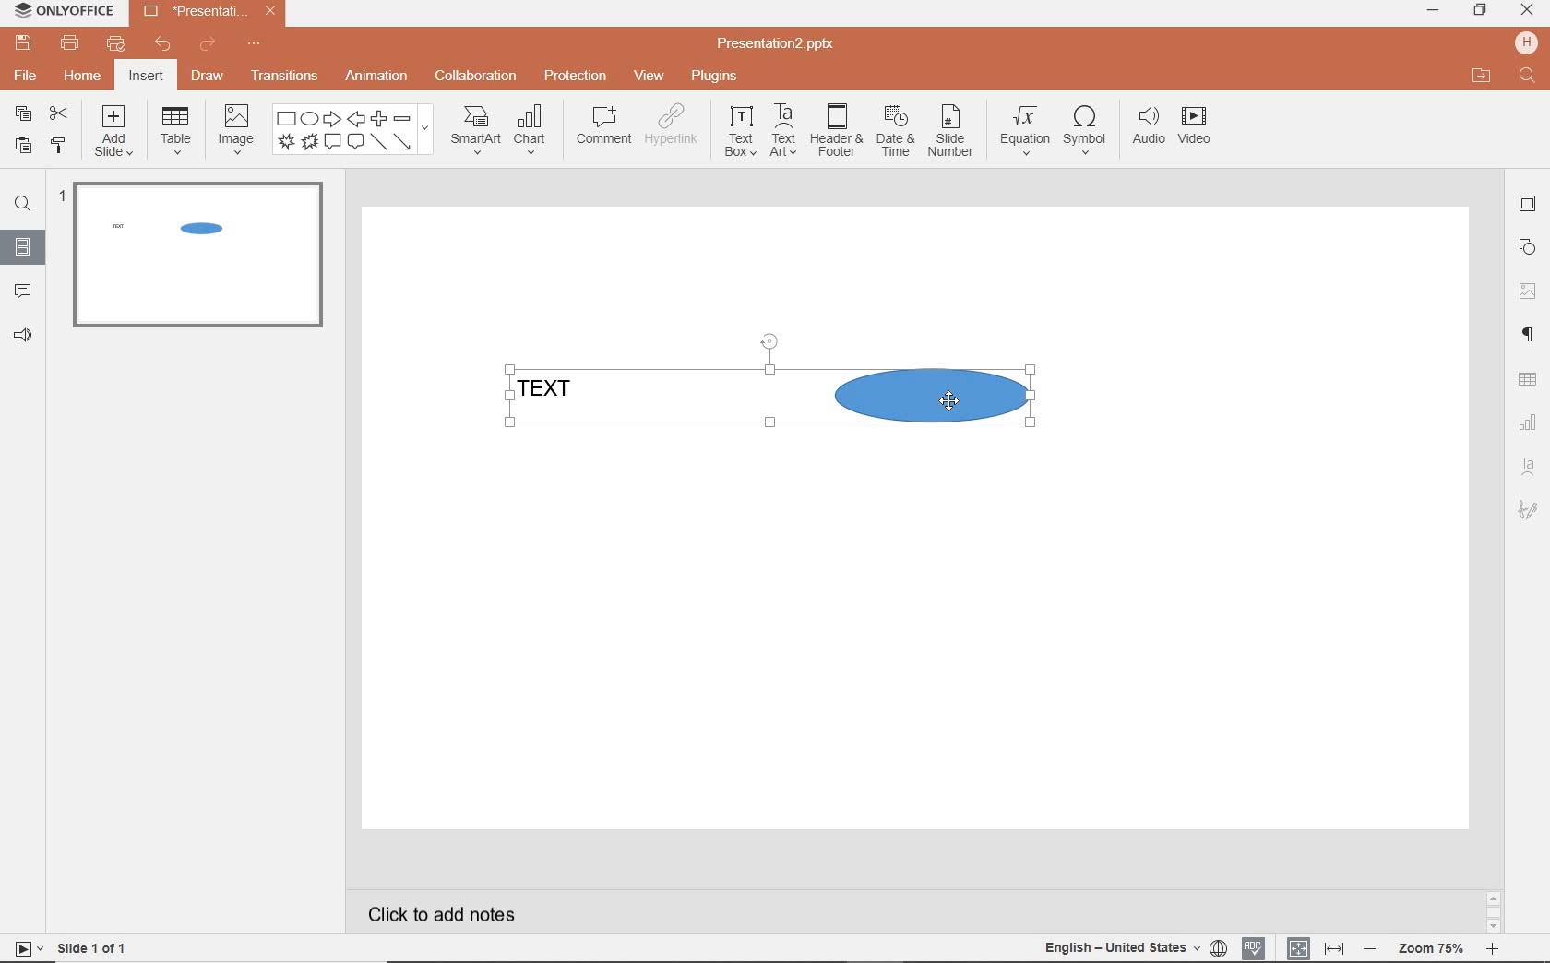 This screenshot has width=1550, height=963. I want to click on print, so click(71, 43).